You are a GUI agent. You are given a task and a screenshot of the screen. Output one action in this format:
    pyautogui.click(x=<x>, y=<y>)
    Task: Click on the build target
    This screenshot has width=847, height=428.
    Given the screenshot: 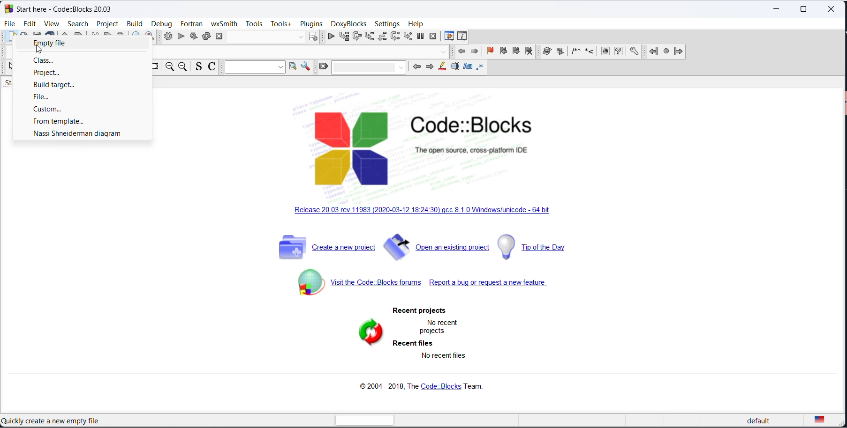 What is the action you would take?
    pyautogui.click(x=78, y=86)
    